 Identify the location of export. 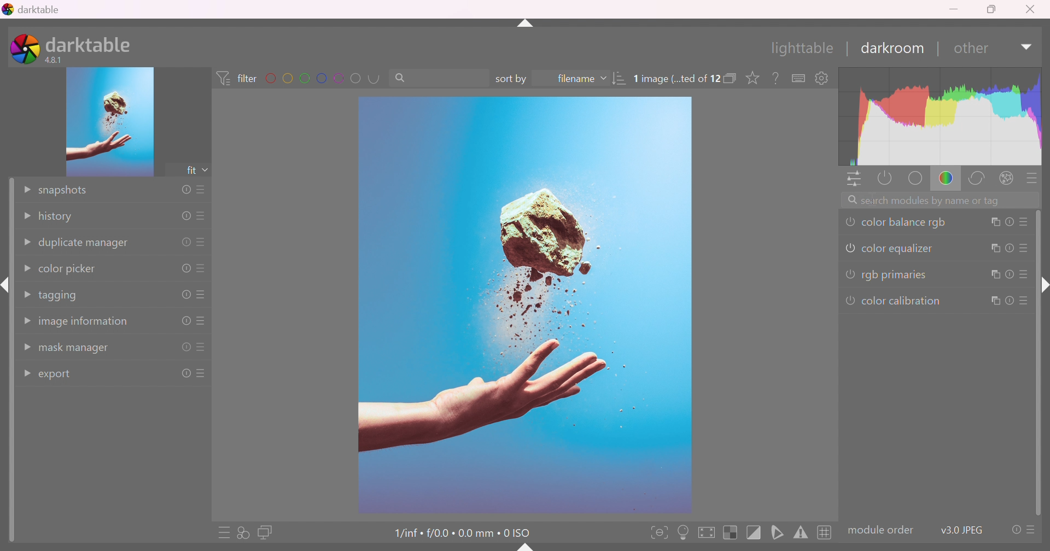
(57, 376).